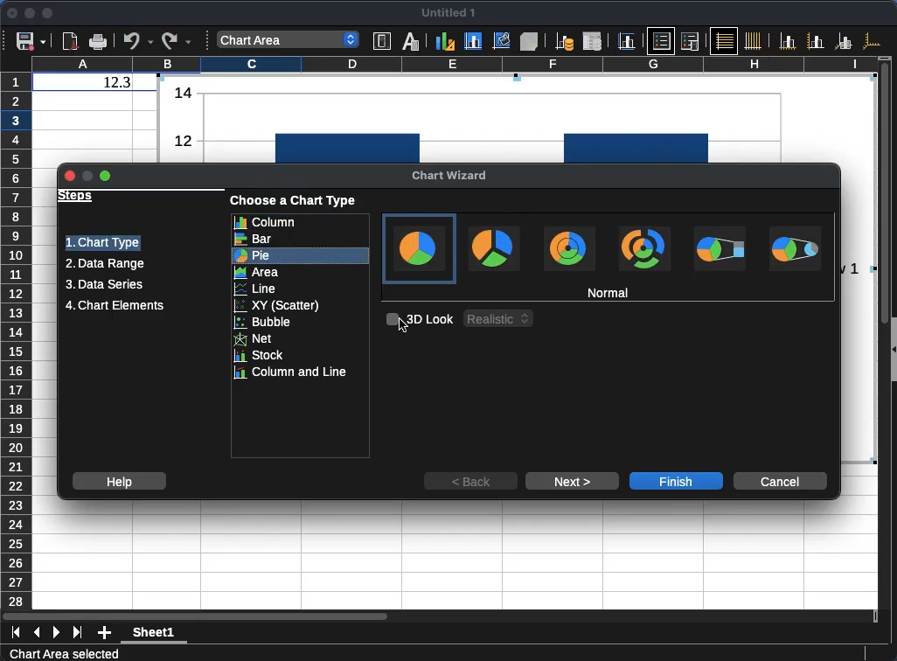  What do you see at coordinates (300, 222) in the screenshot?
I see `column` at bounding box center [300, 222].